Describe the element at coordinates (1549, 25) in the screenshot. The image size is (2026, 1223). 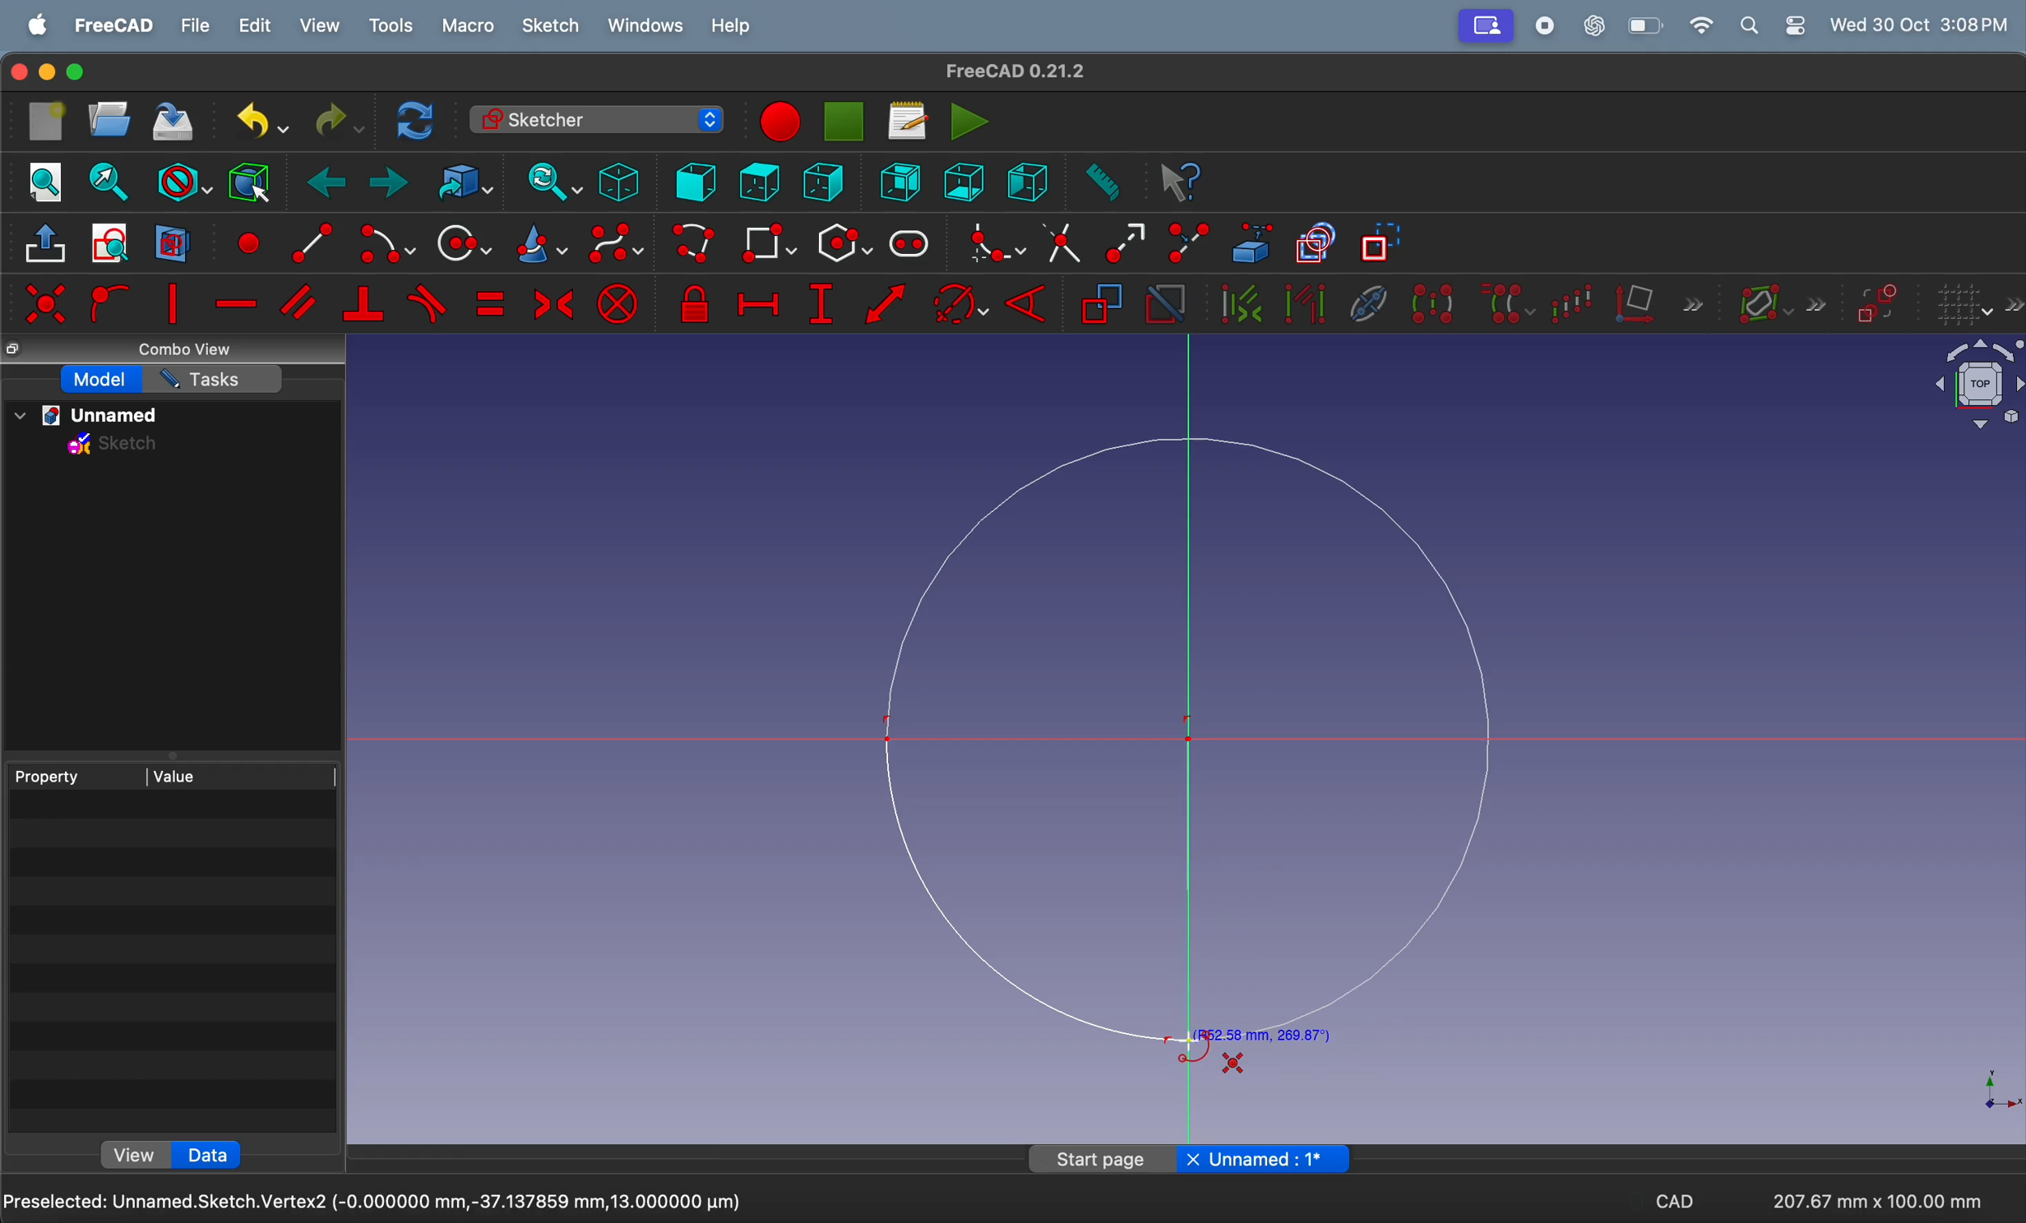
I see `record` at that location.